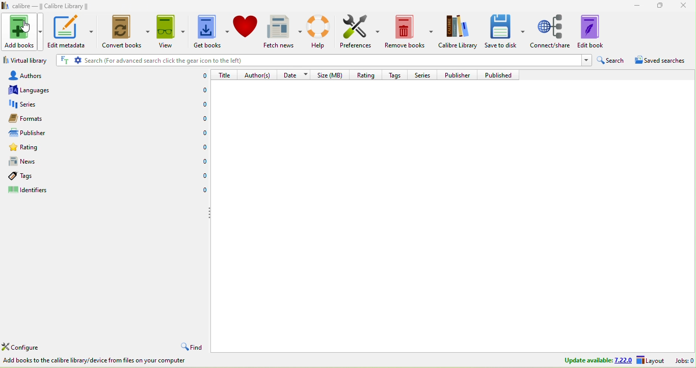 The image size is (696, 368). Describe the element at coordinates (425, 75) in the screenshot. I see `series` at that location.